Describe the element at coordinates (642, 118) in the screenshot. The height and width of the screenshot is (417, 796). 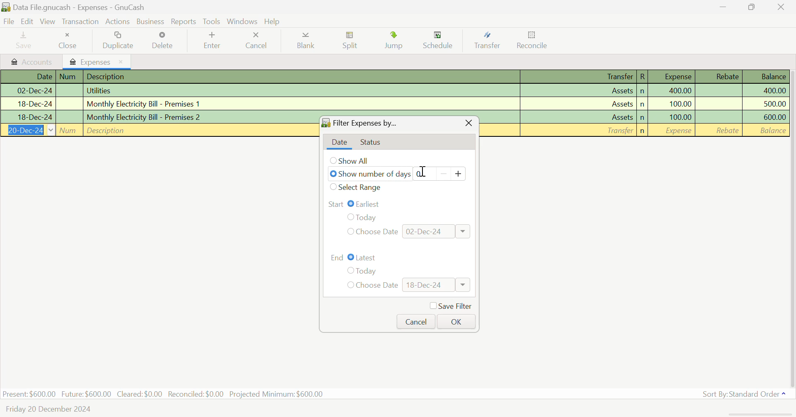
I see `n` at that location.